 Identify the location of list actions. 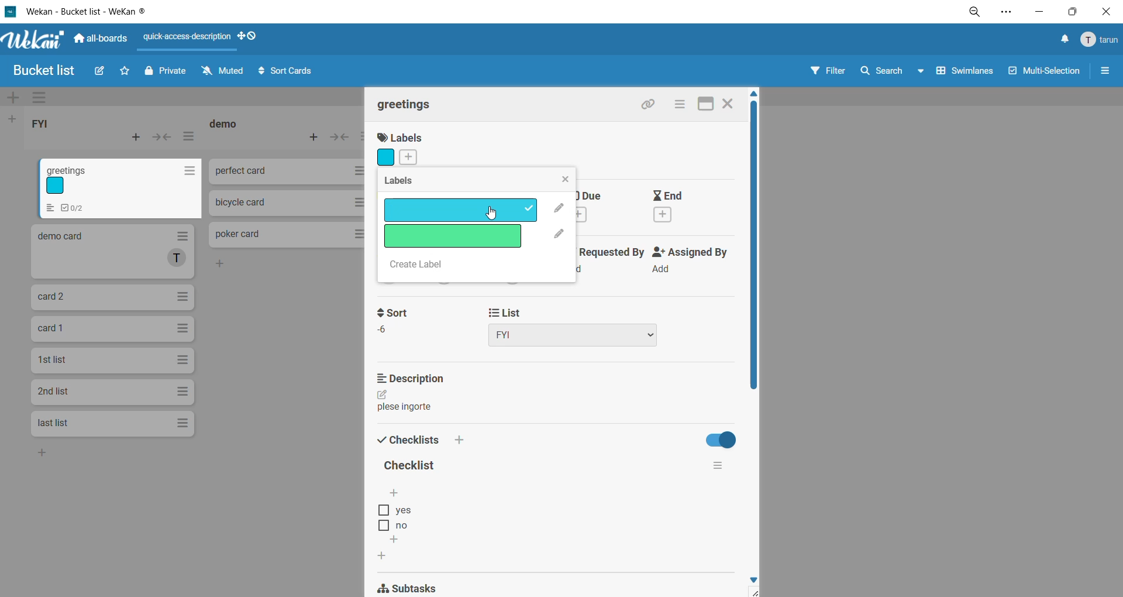
(189, 137).